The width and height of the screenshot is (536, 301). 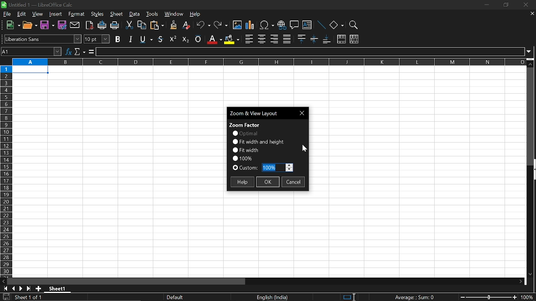 What do you see at coordinates (294, 183) in the screenshot?
I see `cancel` at bounding box center [294, 183].